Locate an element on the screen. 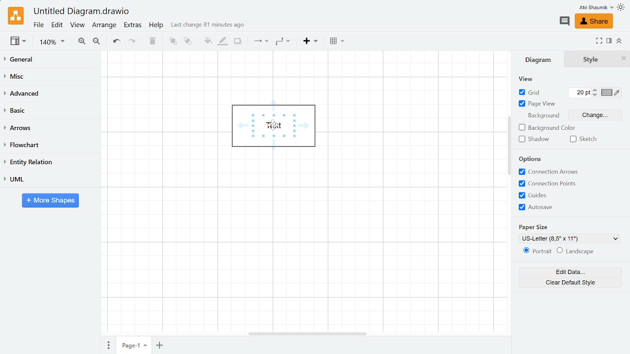  Fill color is located at coordinates (206, 41).